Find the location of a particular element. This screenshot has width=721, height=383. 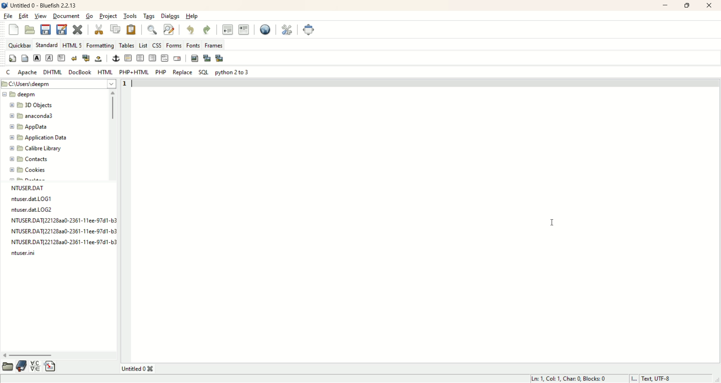

DHTML is located at coordinates (52, 72).